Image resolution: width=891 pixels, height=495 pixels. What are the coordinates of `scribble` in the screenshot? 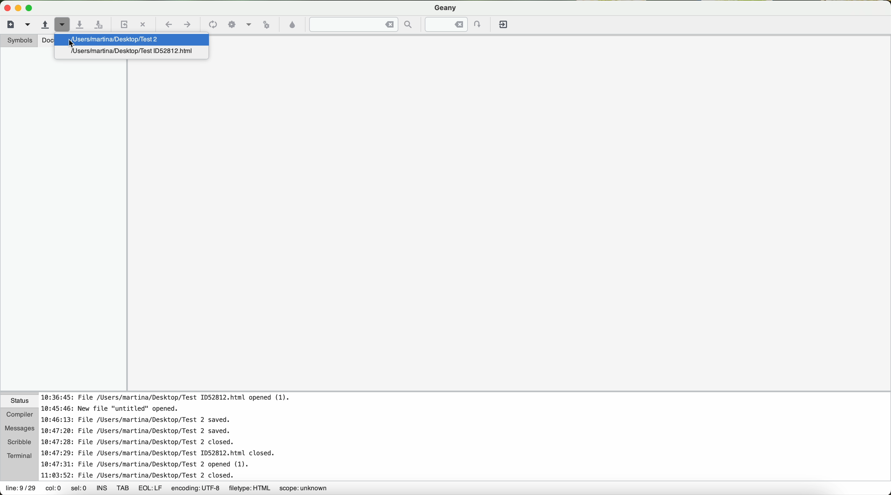 It's located at (17, 442).